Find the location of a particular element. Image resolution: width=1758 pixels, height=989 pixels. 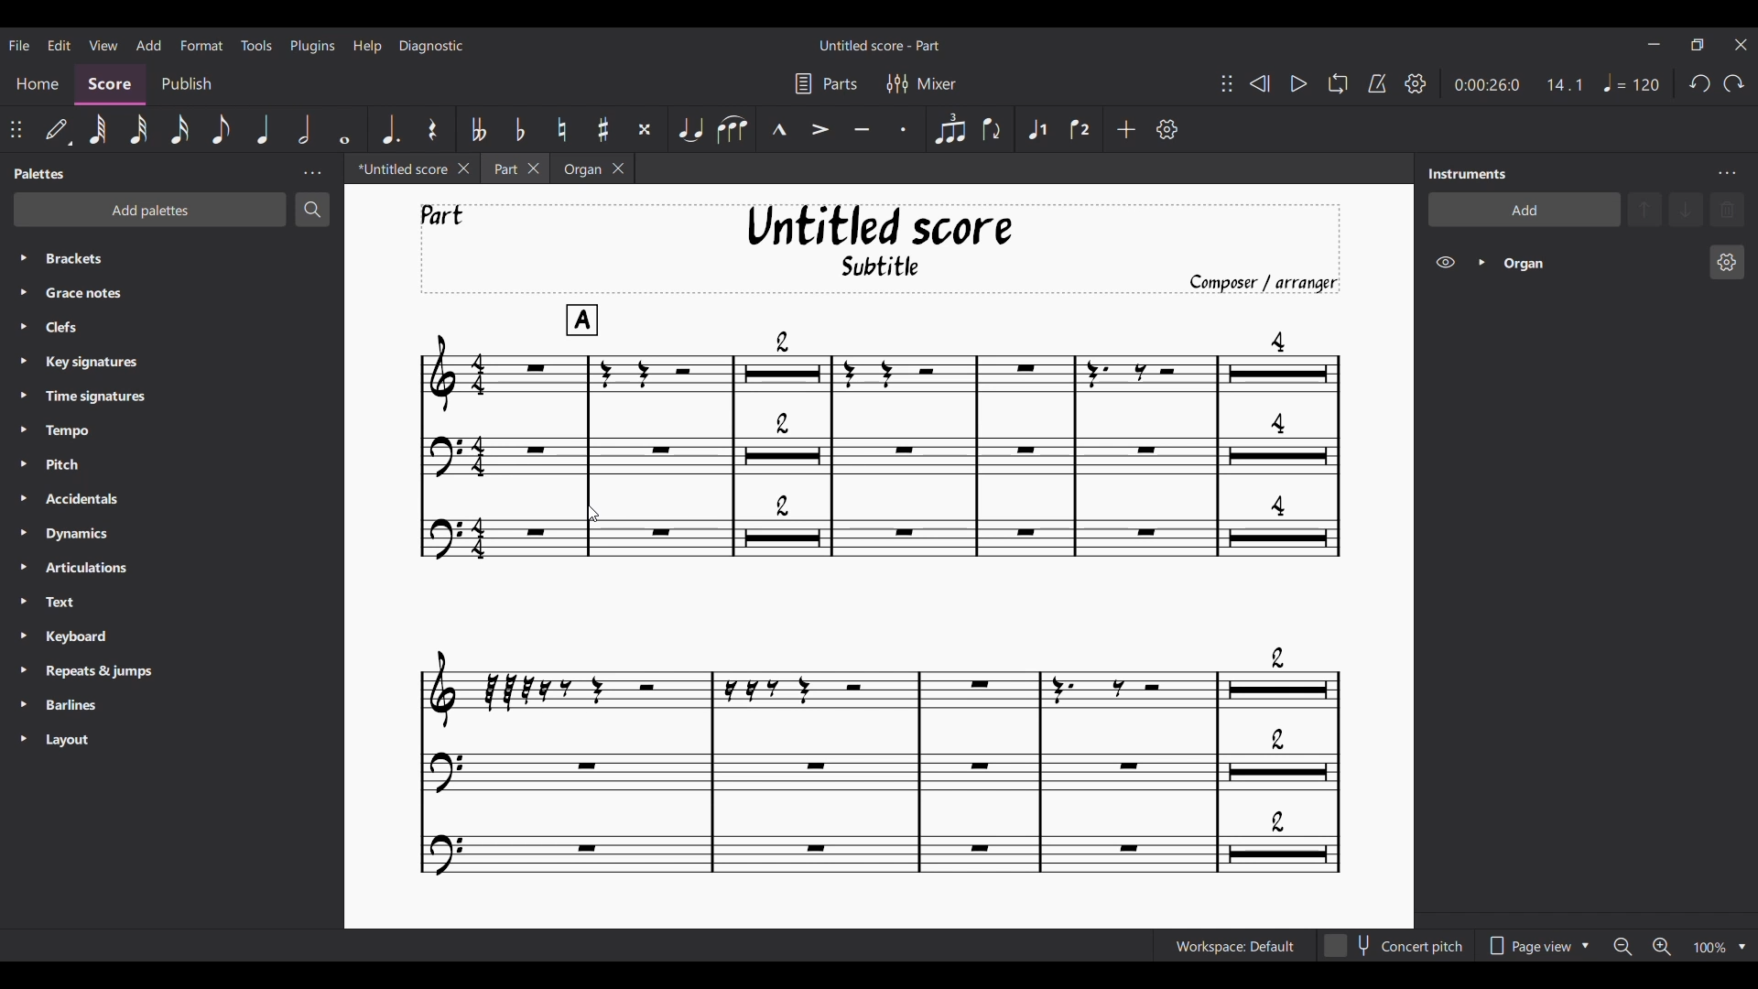

Toggle flat is located at coordinates (519, 128).